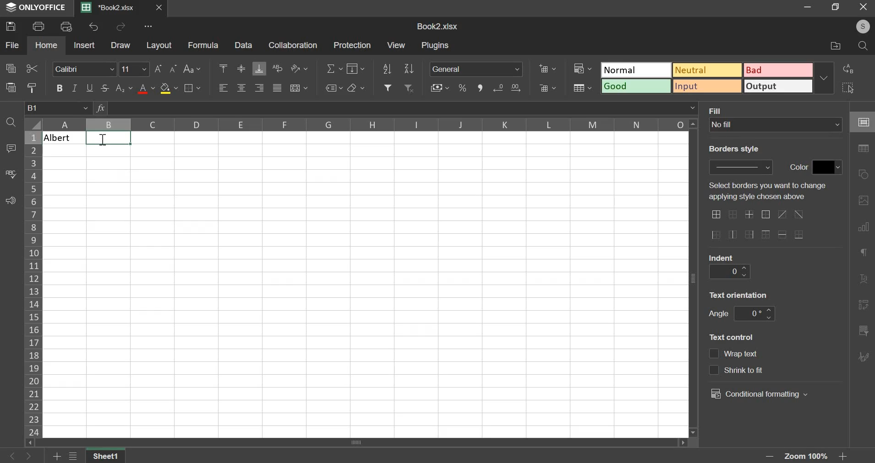 This screenshot has height=463, width=875. Describe the element at coordinates (10, 200) in the screenshot. I see `feedback` at that location.